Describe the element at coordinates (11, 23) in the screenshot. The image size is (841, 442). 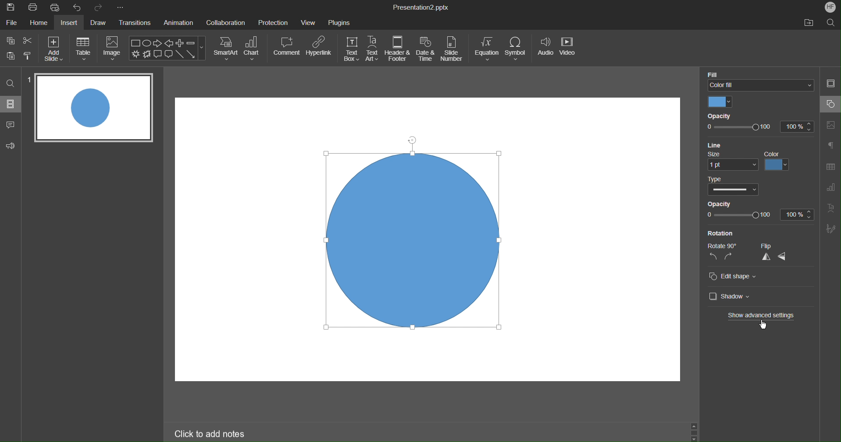
I see `File` at that location.